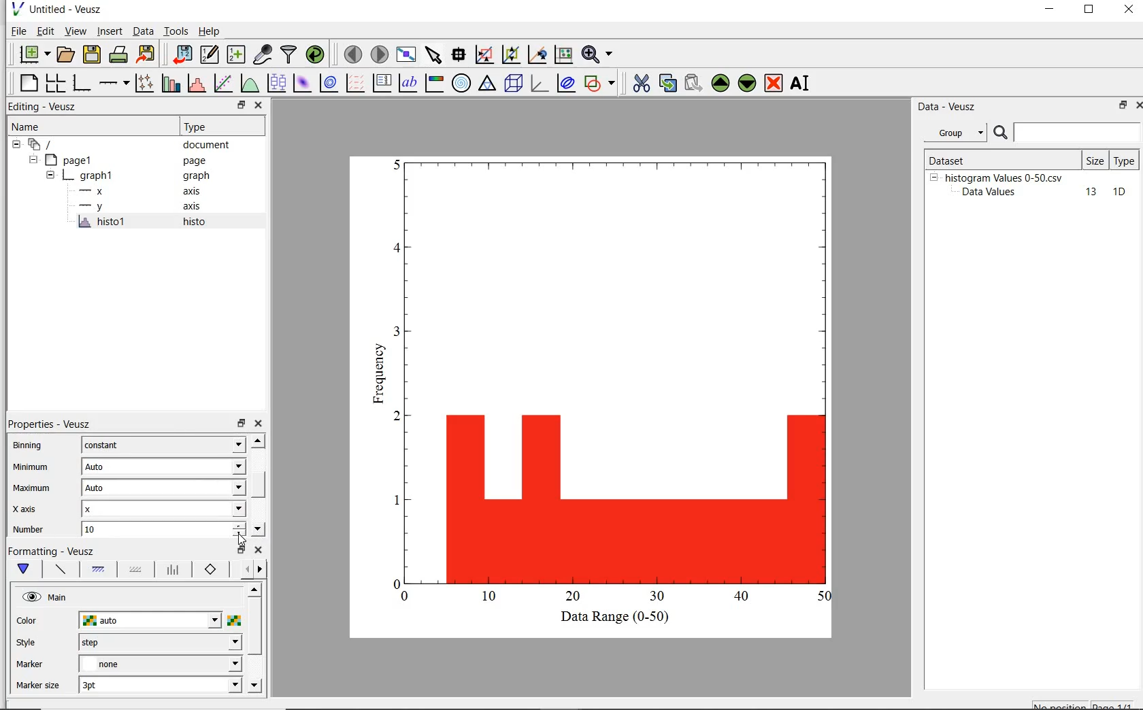 This screenshot has width=1143, height=710. What do you see at coordinates (163, 445) in the screenshot?
I see `constant` at bounding box center [163, 445].